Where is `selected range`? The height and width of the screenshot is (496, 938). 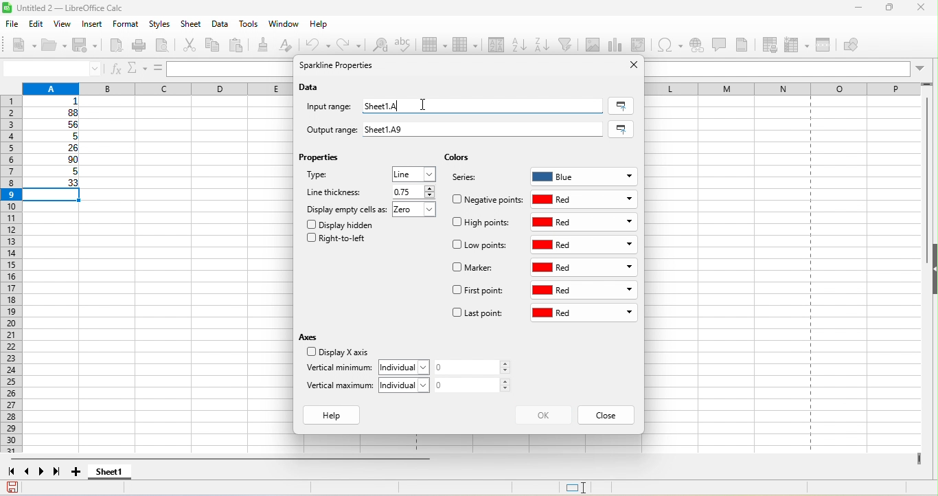 selected range is located at coordinates (621, 106).